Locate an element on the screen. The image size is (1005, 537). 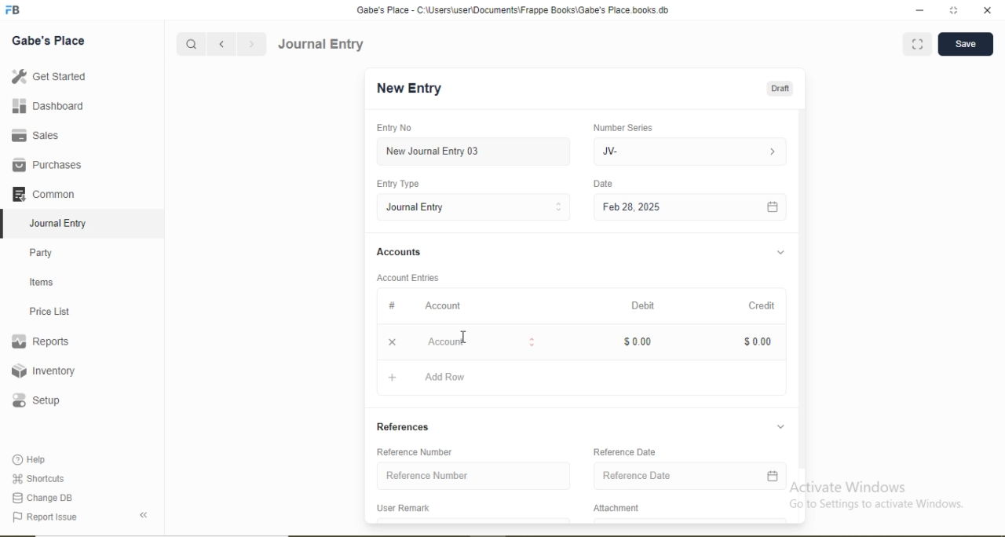
User Remark is located at coordinates (403, 507).